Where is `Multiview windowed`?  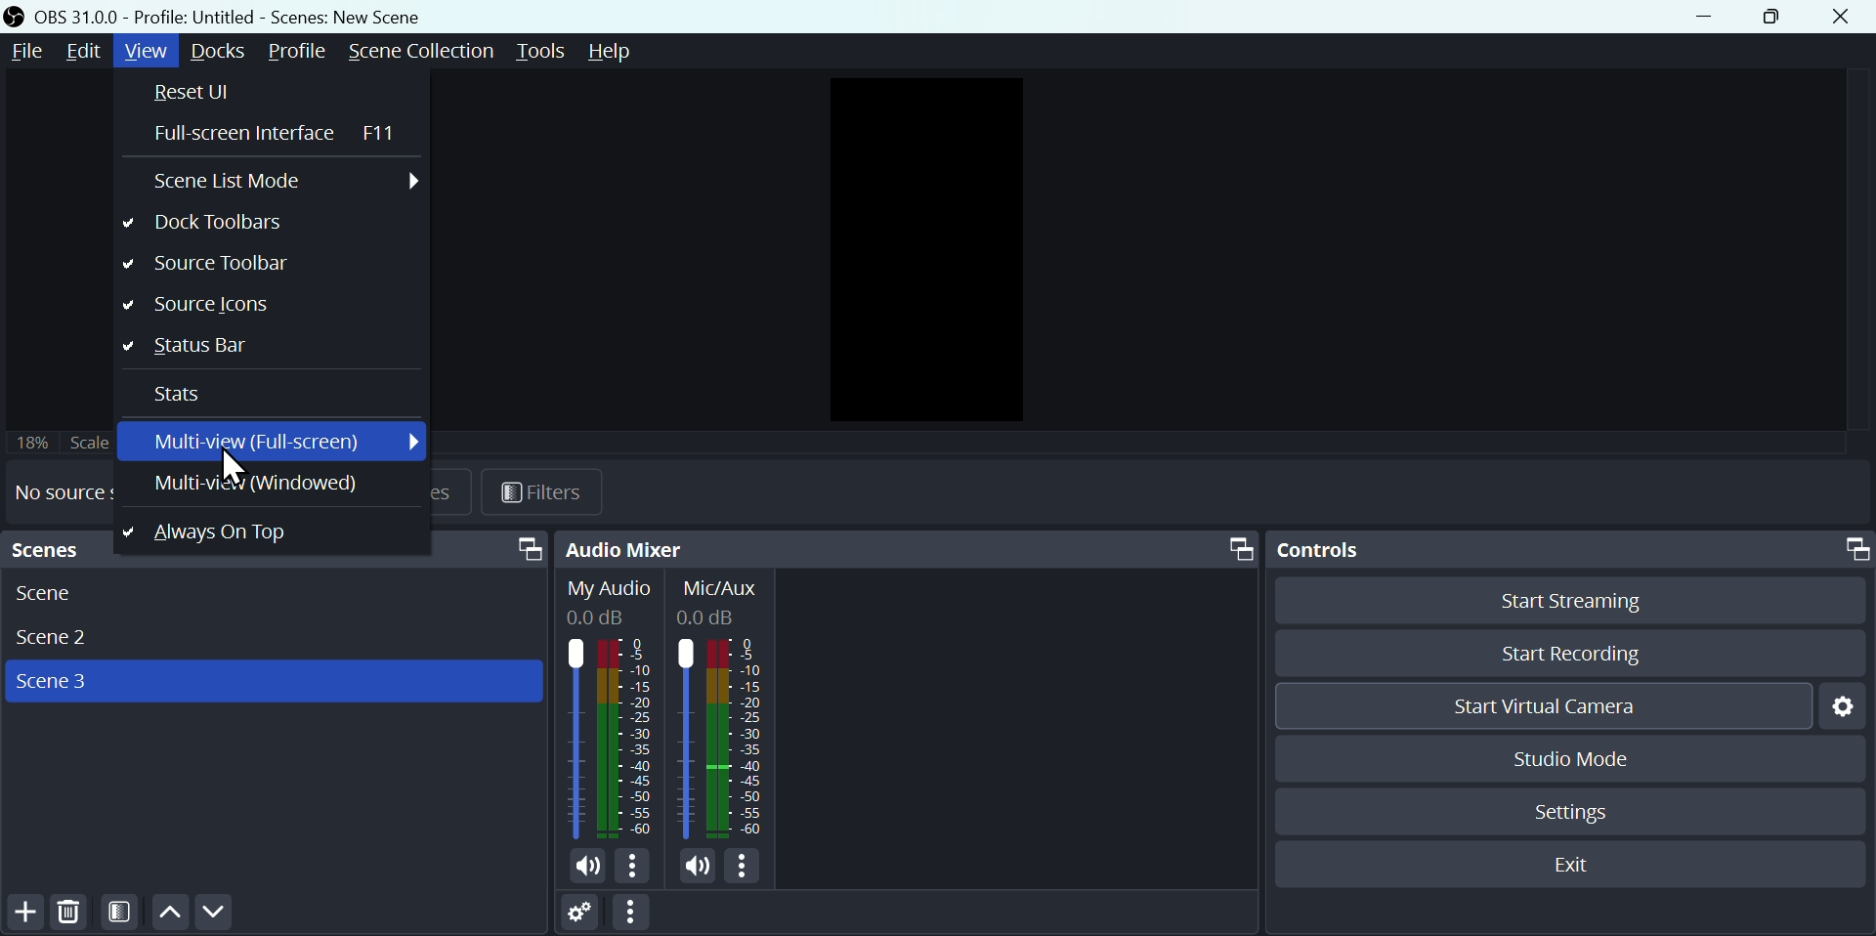 Multiview windowed is located at coordinates (259, 483).